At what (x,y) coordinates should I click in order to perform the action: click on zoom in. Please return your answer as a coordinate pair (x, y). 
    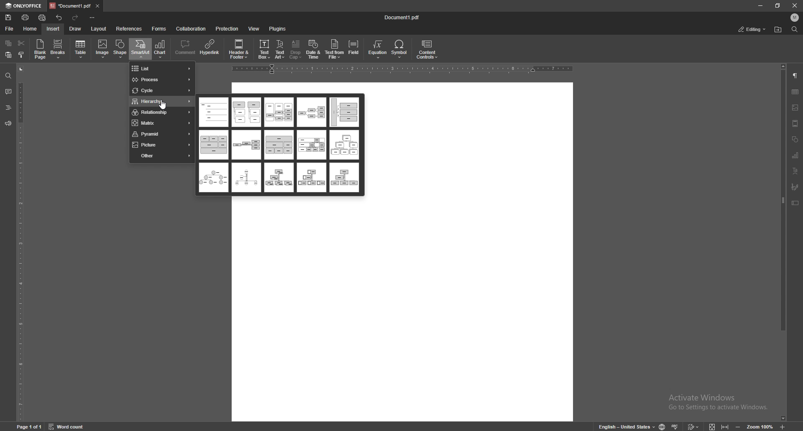
    Looking at the image, I should click on (784, 427).